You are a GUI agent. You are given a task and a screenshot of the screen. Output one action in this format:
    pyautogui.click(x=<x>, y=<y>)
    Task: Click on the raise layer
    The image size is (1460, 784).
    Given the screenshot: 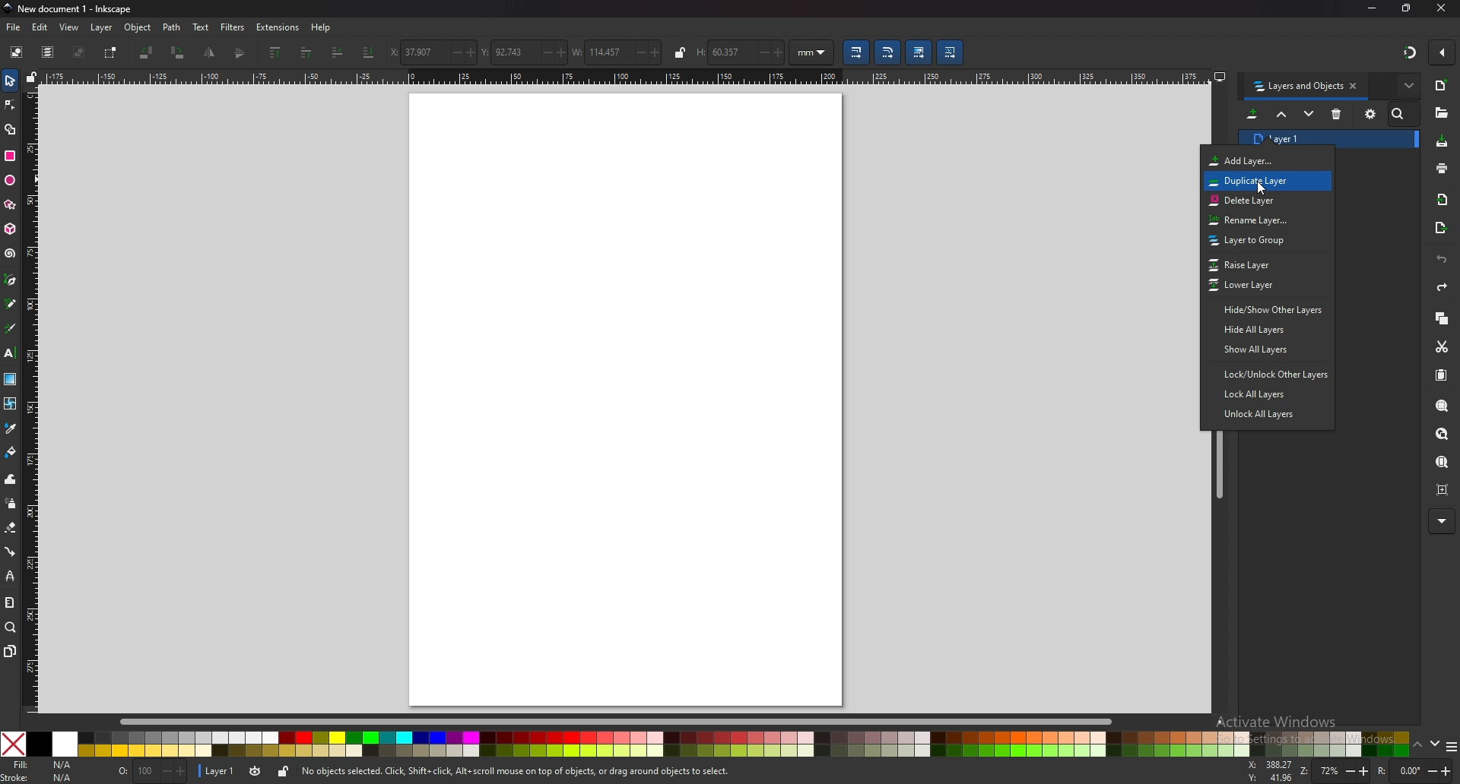 What is the action you would take?
    pyautogui.click(x=1262, y=265)
    